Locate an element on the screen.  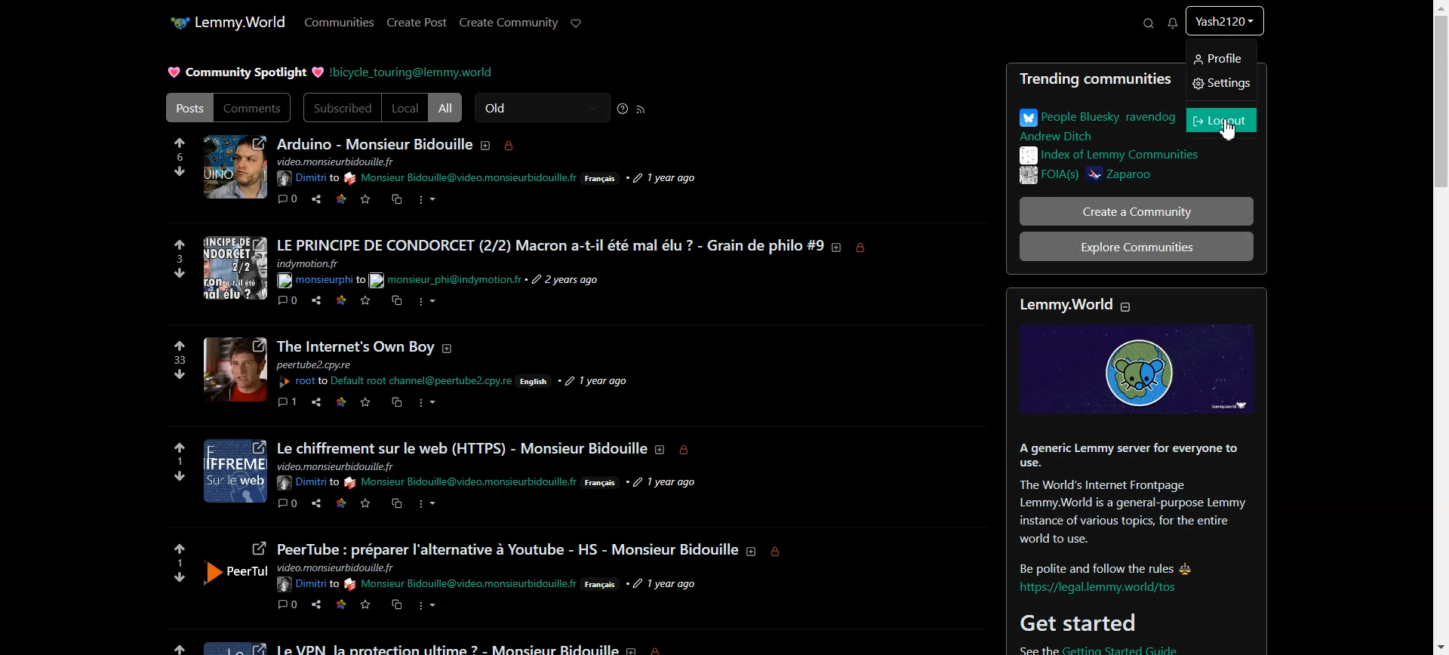
Zaparoo is located at coordinates (1150, 177).